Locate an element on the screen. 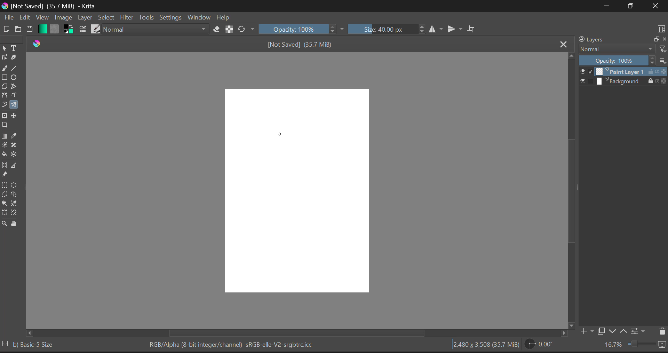 Image resolution: width=668 pixels, height=353 pixels. Edit Shapes is located at coordinates (5, 57).